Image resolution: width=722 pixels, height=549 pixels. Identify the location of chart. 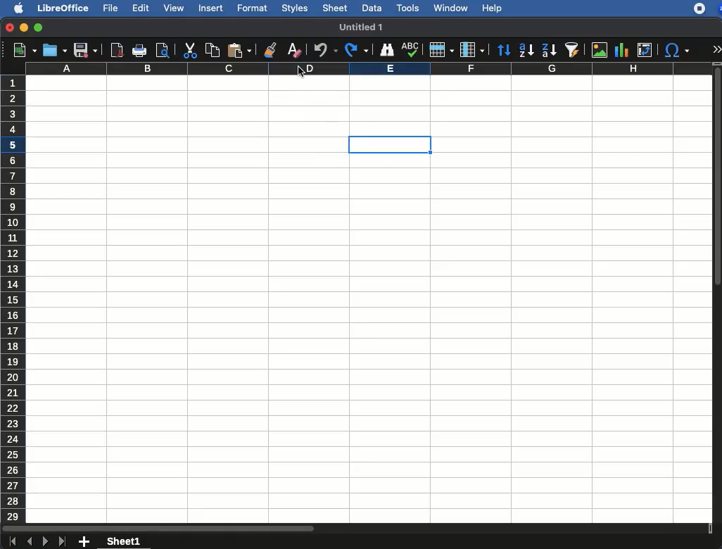
(621, 49).